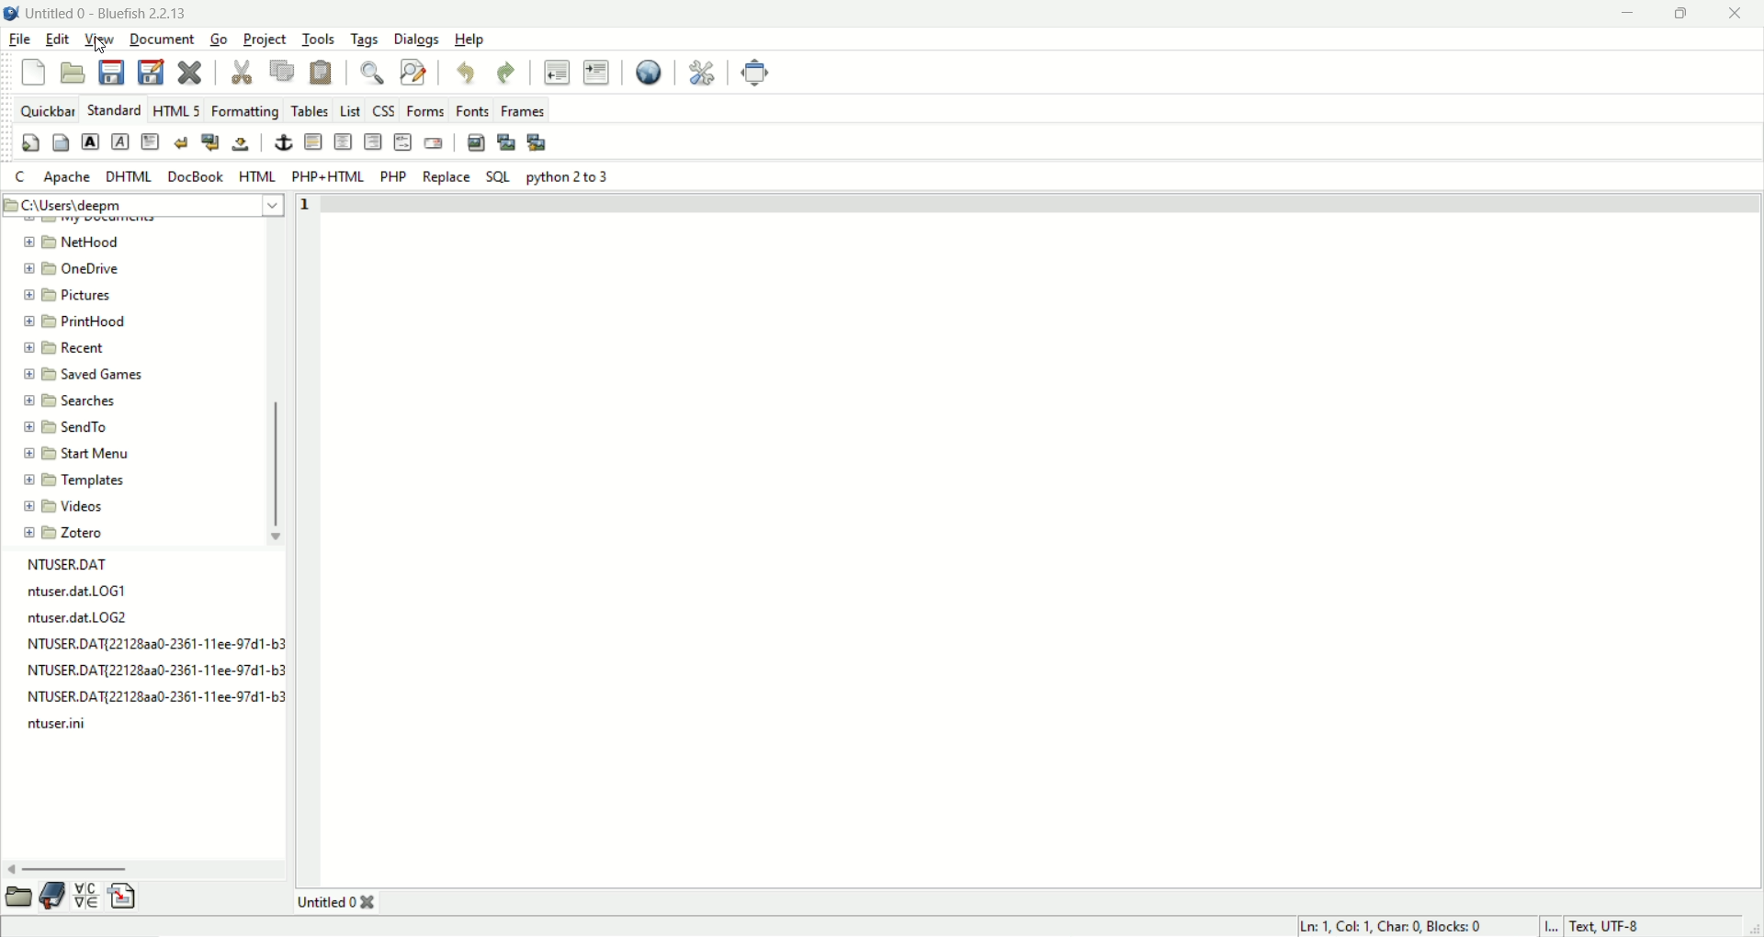  I want to click on cut, so click(240, 72).